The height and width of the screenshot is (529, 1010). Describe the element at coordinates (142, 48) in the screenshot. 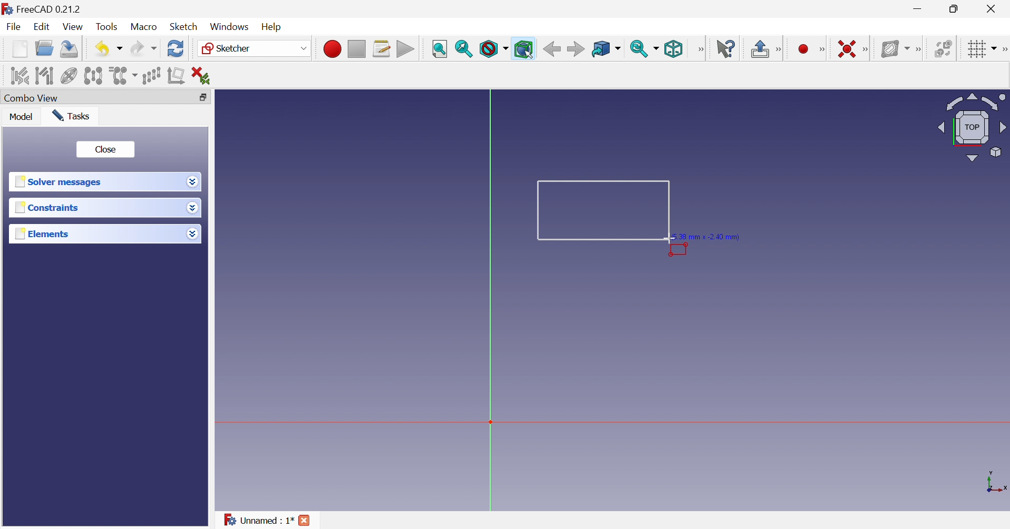

I see `Redo` at that location.